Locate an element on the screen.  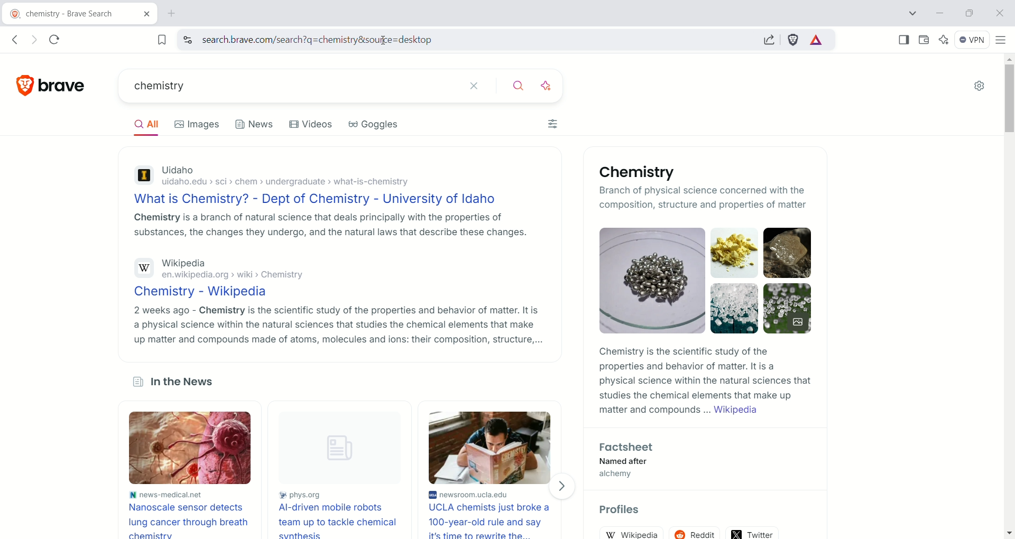
alchemy is located at coordinates (624, 475).